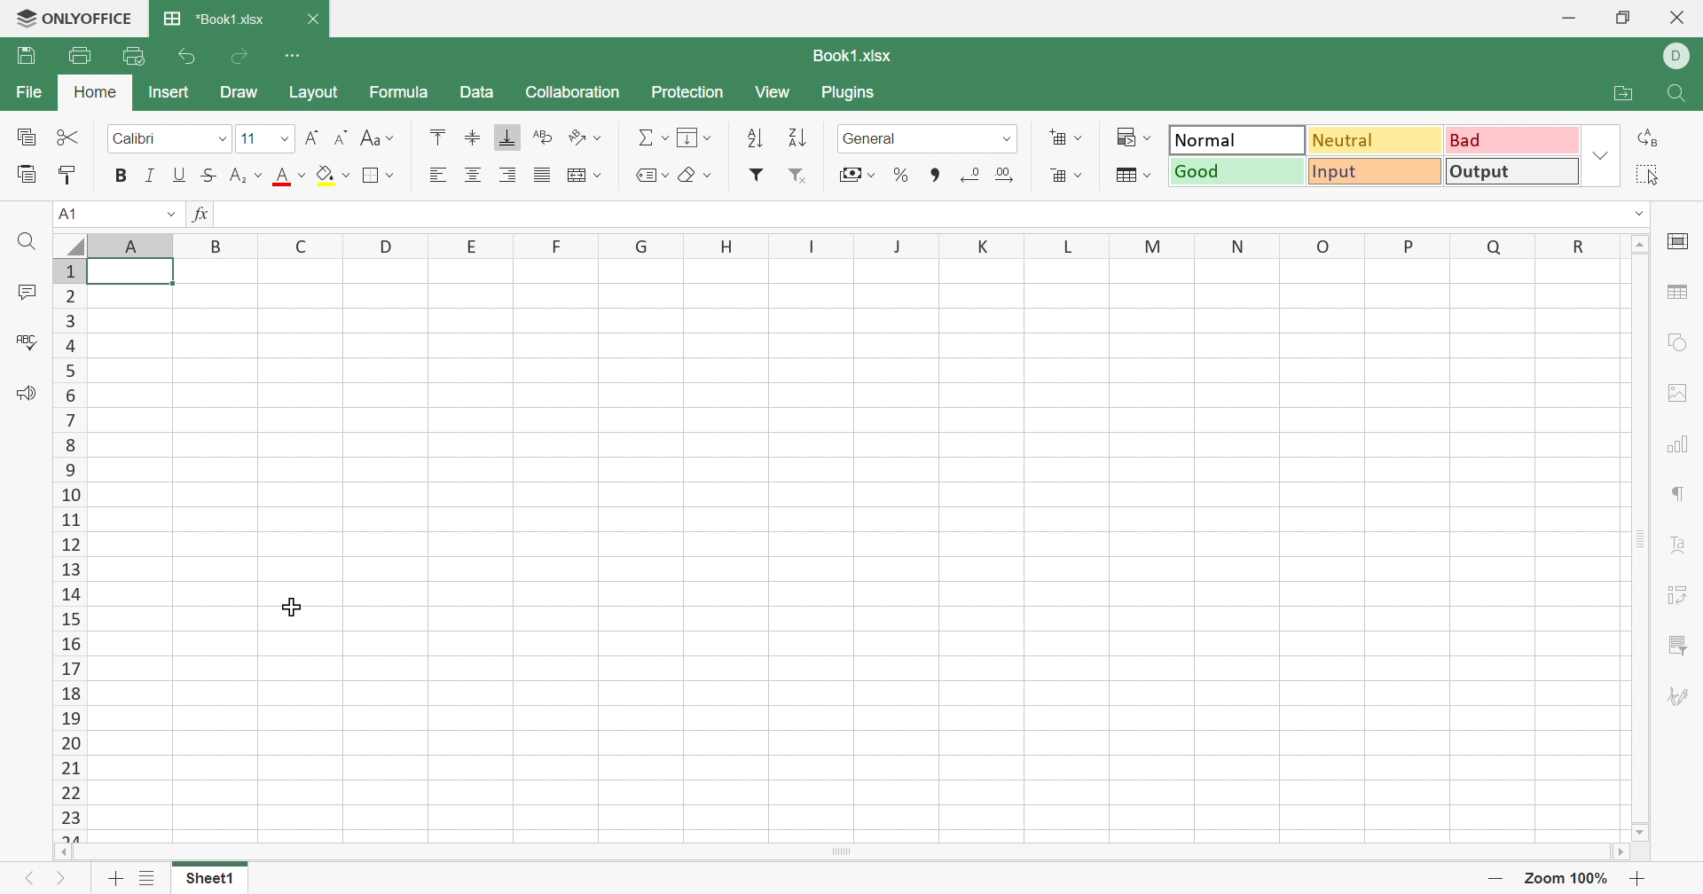 This screenshot has height=894, width=1703. I want to click on fx, so click(202, 215).